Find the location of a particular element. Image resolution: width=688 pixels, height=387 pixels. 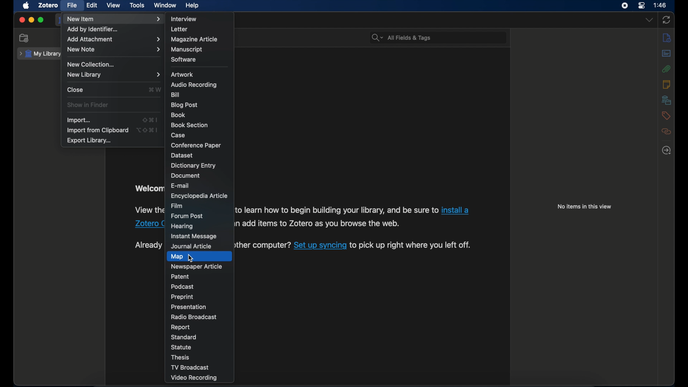

new collection is located at coordinates (91, 64).